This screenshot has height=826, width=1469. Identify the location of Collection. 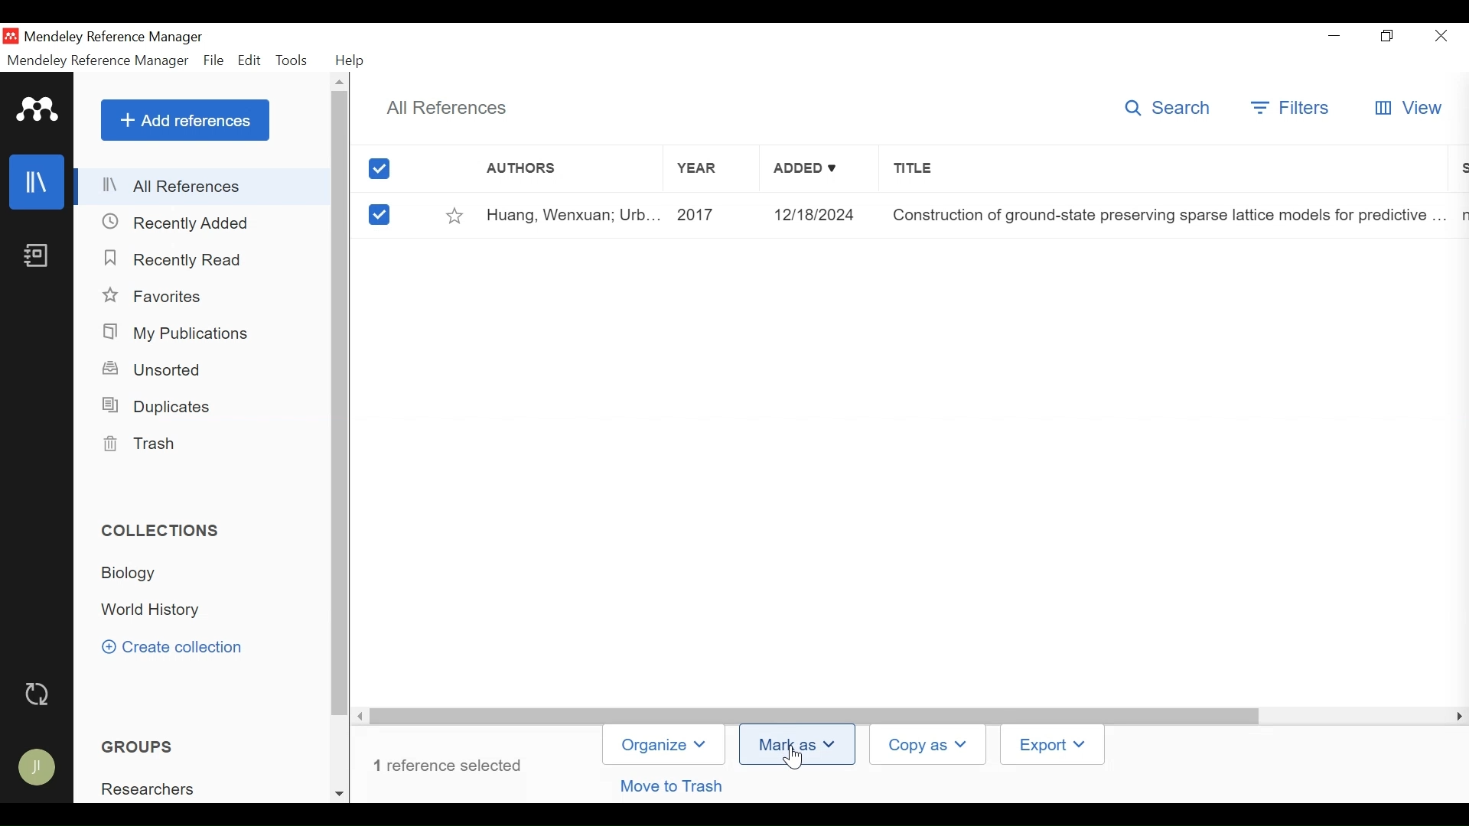
(150, 611).